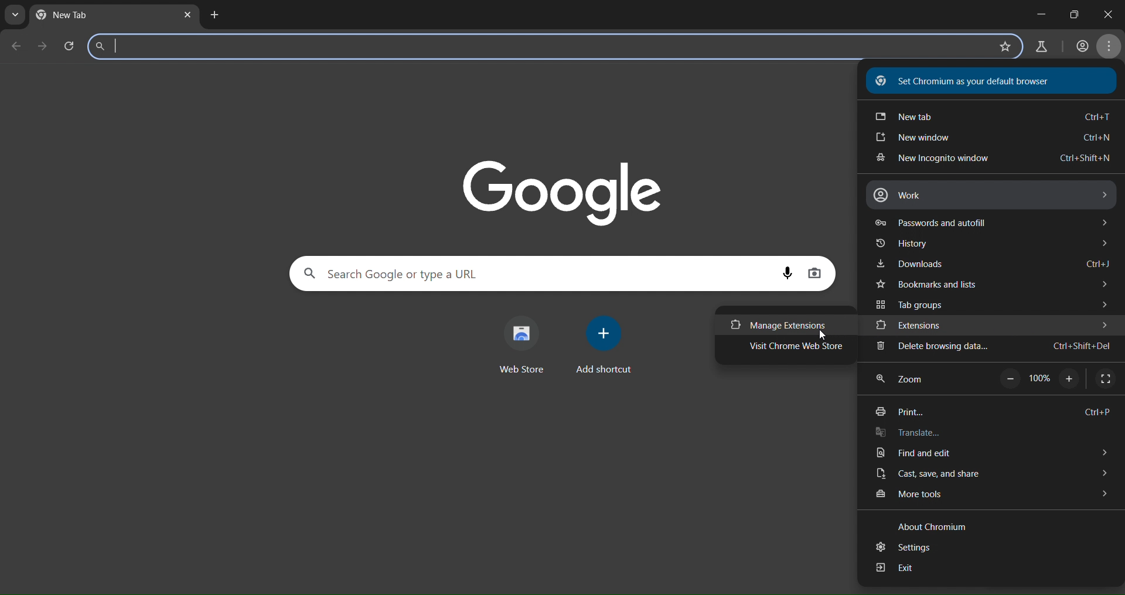 This screenshot has width=1125, height=595. I want to click on voice search, so click(787, 272).